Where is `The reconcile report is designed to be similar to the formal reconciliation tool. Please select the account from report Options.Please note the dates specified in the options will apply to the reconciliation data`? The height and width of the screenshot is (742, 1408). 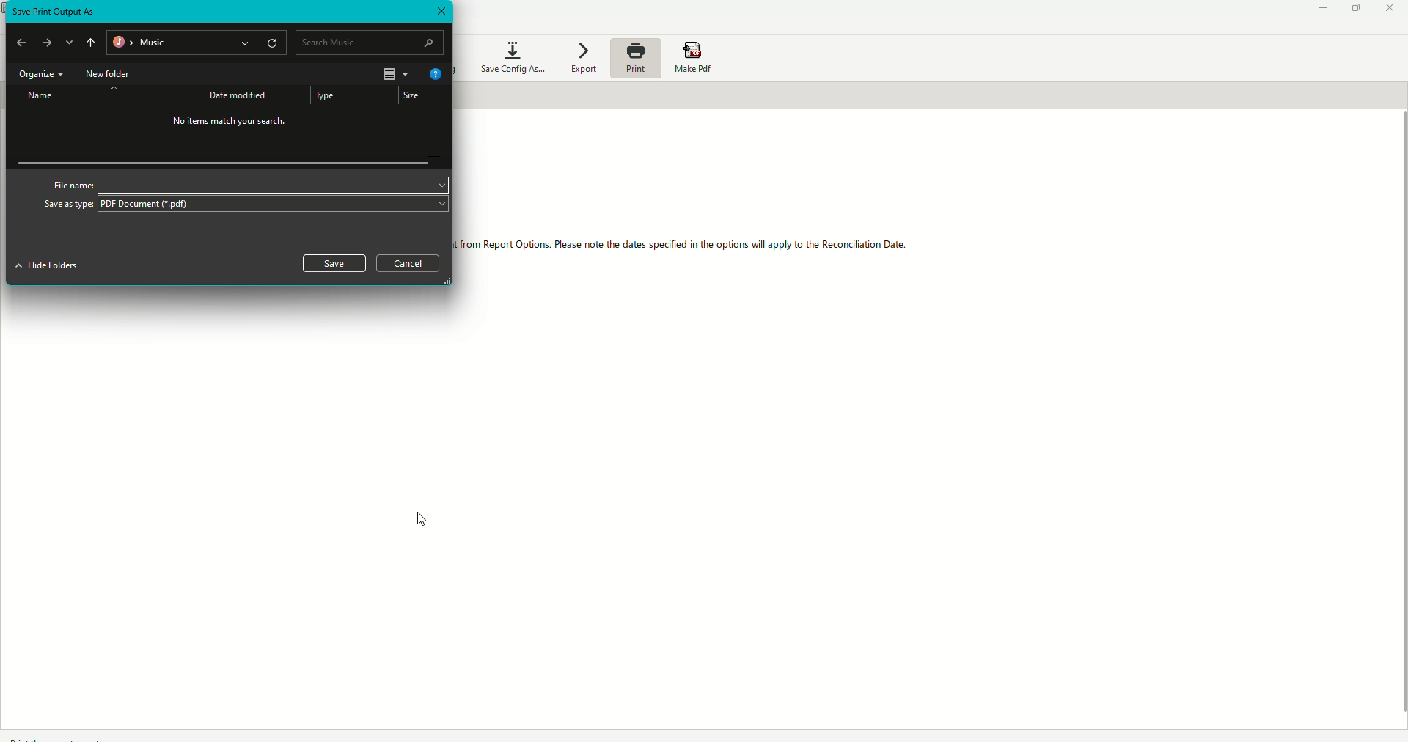 The reconcile report is designed to be similar to the formal reconciliation tool. Please select the account from report Options.Please note the dates specified in the options will apply to the reconciliation data is located at coordinates (685, 246).